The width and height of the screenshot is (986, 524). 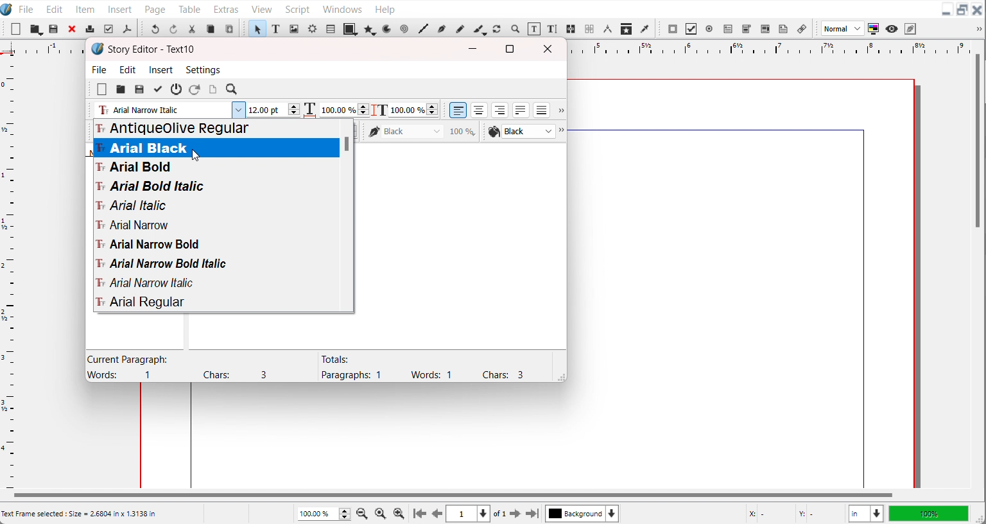 What do you see at coordinates (349, 214) in the screenshot?
I see `Vertical scrollbar` at bounding box center [349, 214].